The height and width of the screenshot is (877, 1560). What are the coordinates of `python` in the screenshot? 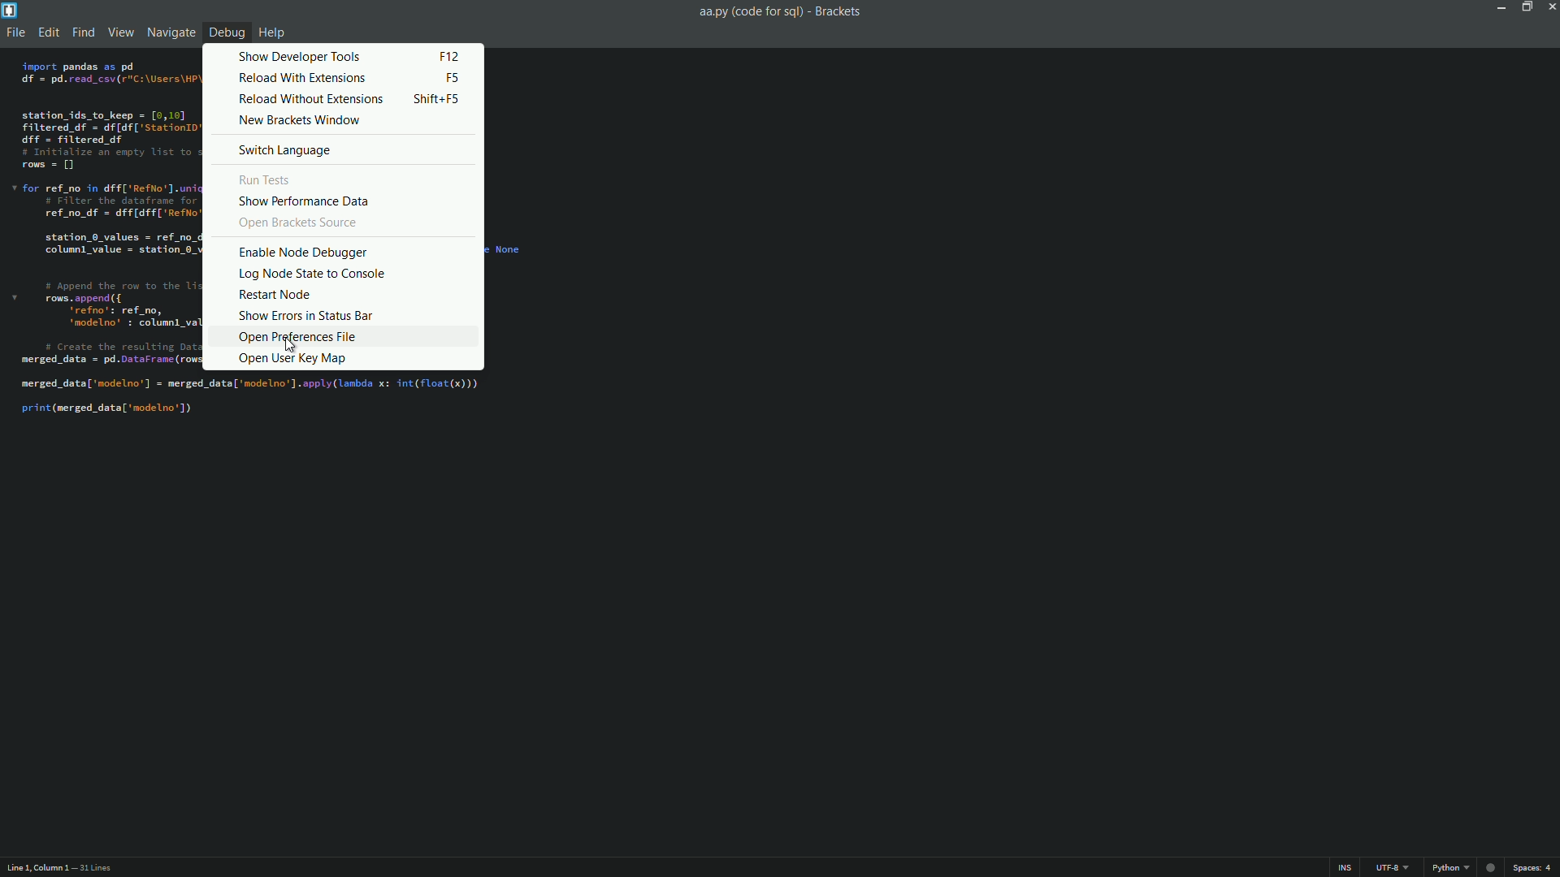 It's located at (1451, 867).